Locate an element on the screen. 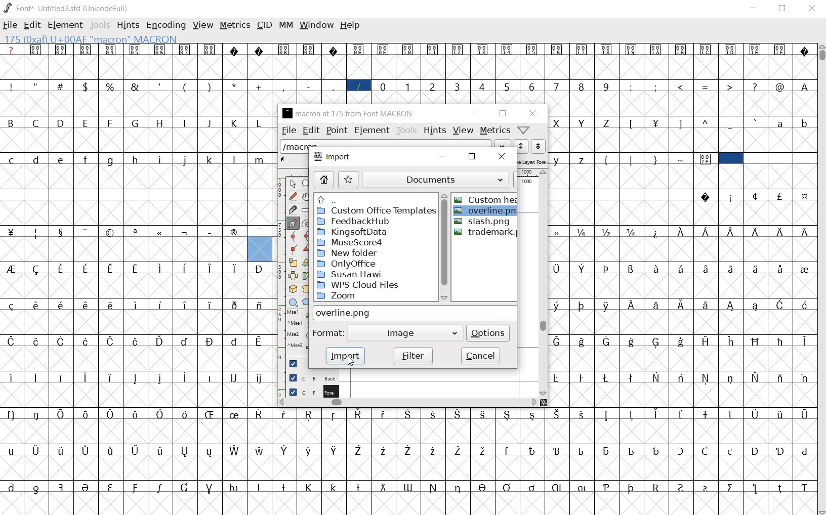  Symbol is located at coordinates (780, 378).